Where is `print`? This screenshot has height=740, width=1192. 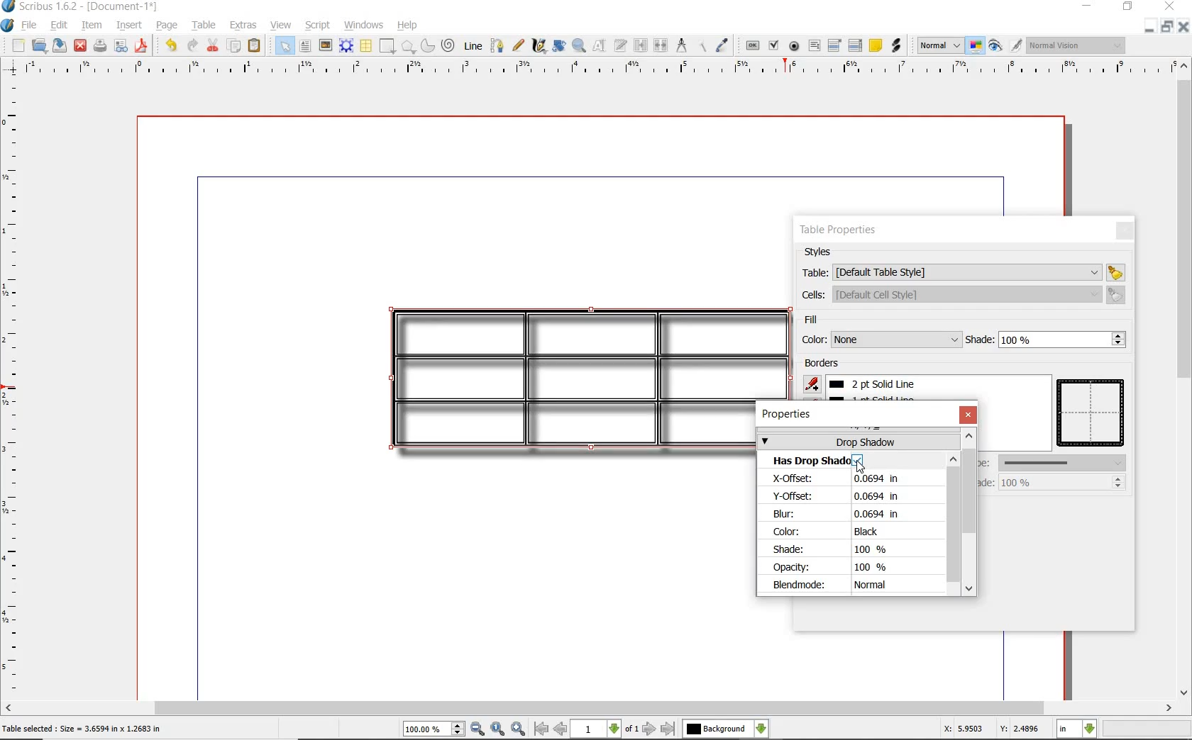
print is located at coordinates (101, 47).